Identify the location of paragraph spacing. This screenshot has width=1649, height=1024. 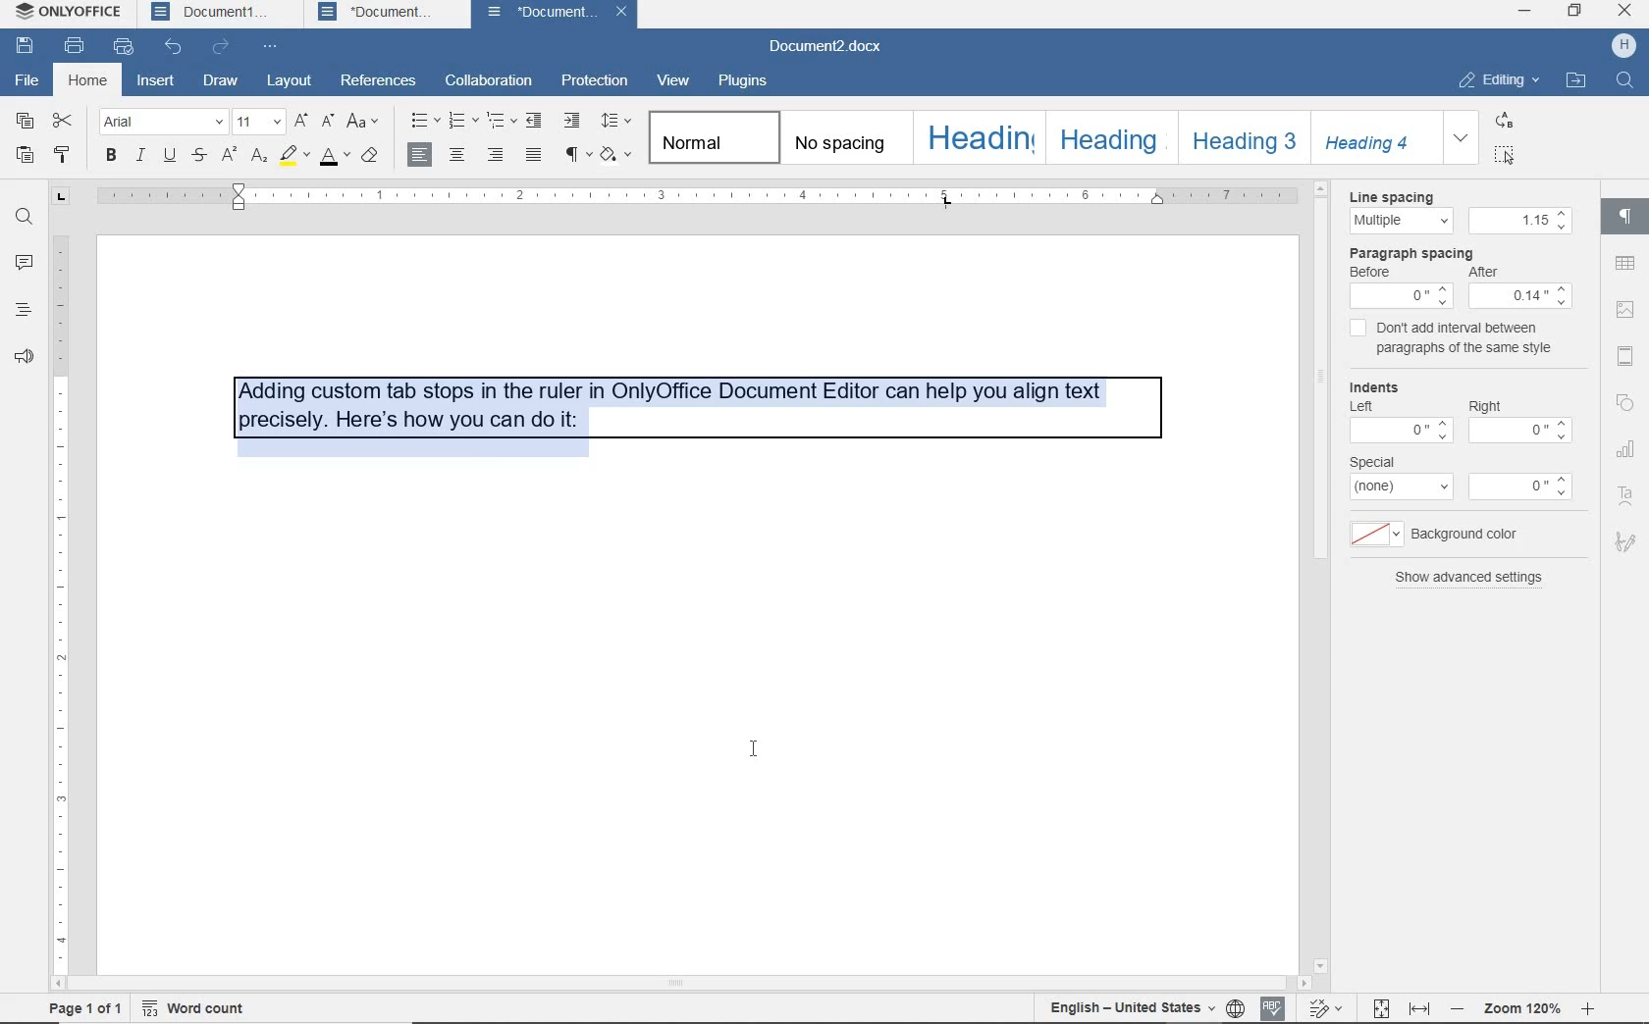
(1413, 252).